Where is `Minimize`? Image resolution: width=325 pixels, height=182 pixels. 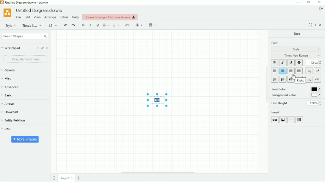
Minimize is located at coordinates (298, 2).